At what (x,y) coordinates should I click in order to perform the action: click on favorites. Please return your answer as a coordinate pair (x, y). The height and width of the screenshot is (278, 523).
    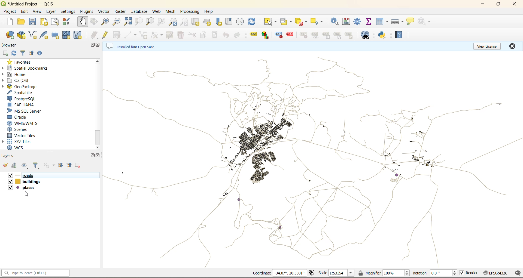
    Looking at the image, I should click on (21, 61).